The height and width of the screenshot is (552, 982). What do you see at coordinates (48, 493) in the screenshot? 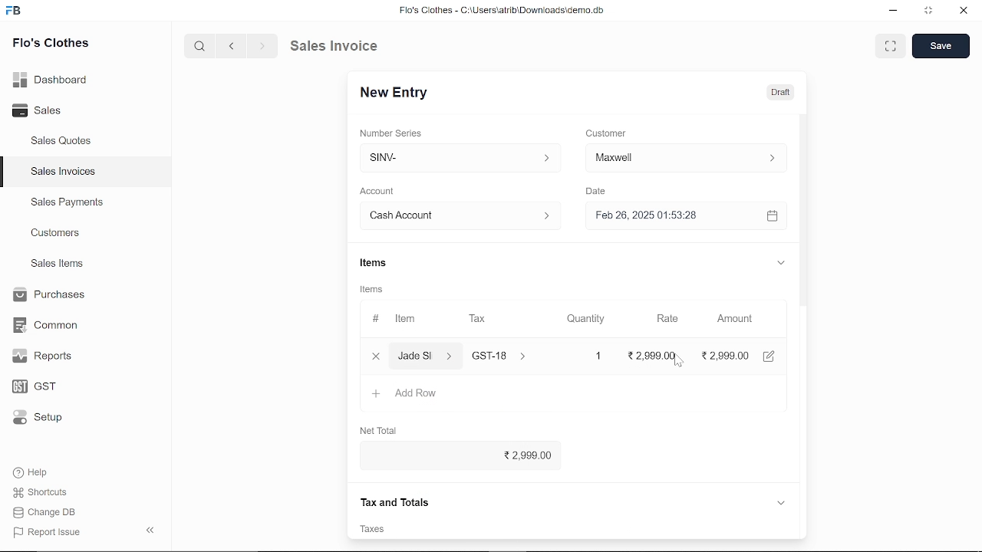
I see `Shortcuts` at bounding box center [48, 493].